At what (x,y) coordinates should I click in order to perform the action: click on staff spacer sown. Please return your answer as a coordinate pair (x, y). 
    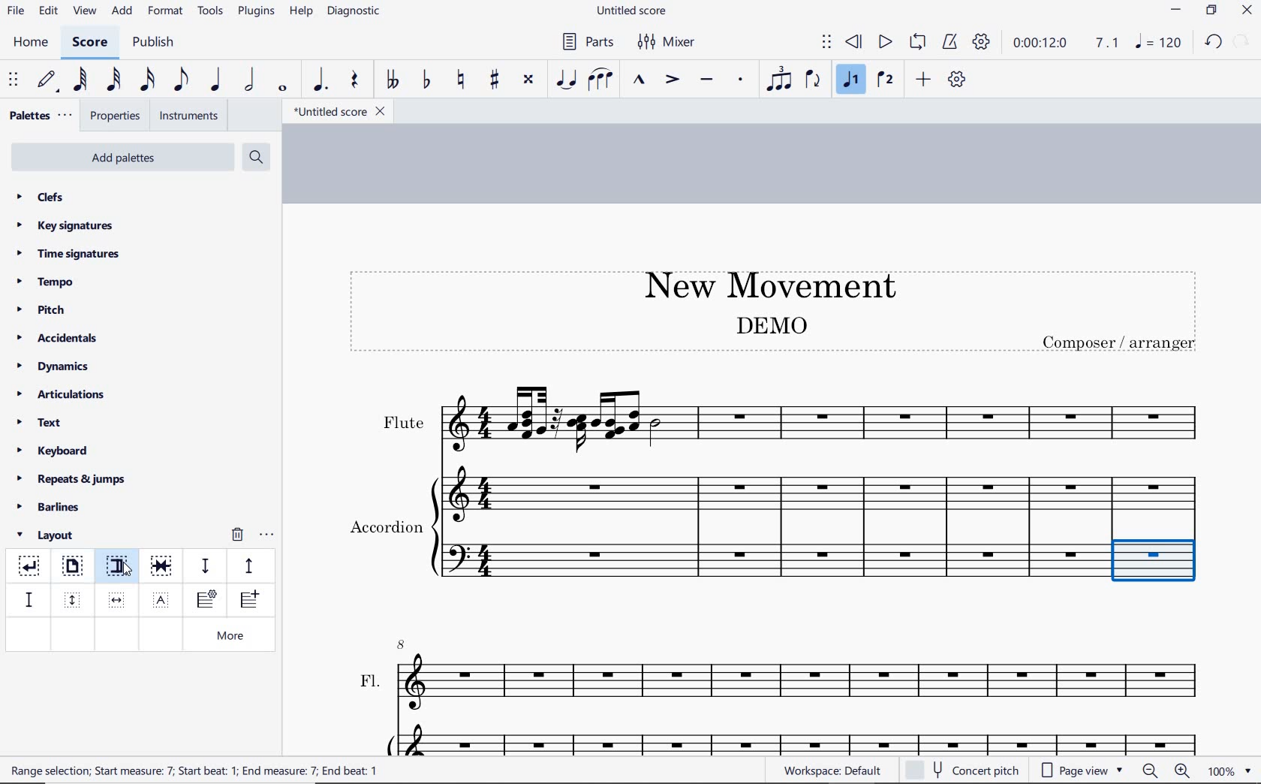
    Looking at the image, I should click on (205, 566).